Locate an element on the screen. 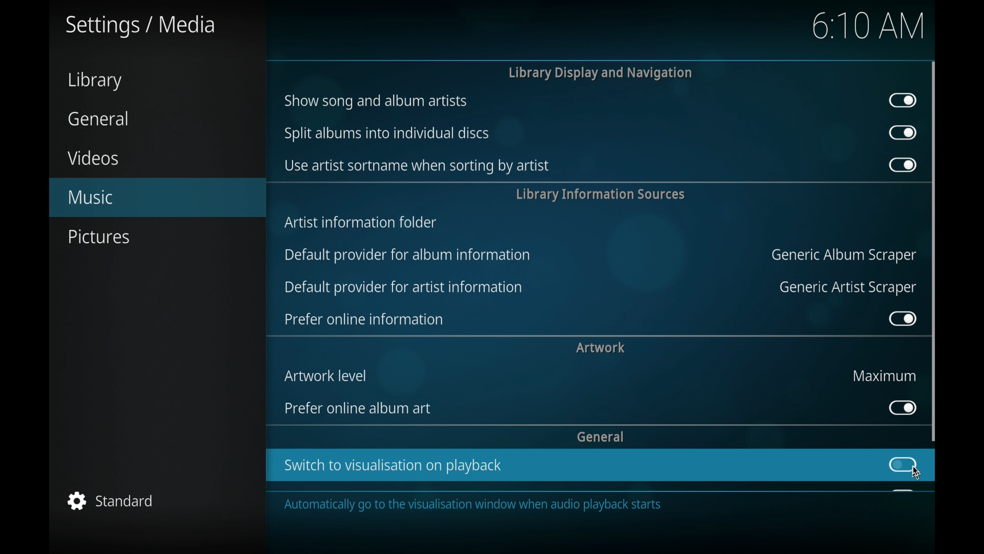 The width and height of the screenshot is (984, 554). toggle button is located at coordinates (903, 465).